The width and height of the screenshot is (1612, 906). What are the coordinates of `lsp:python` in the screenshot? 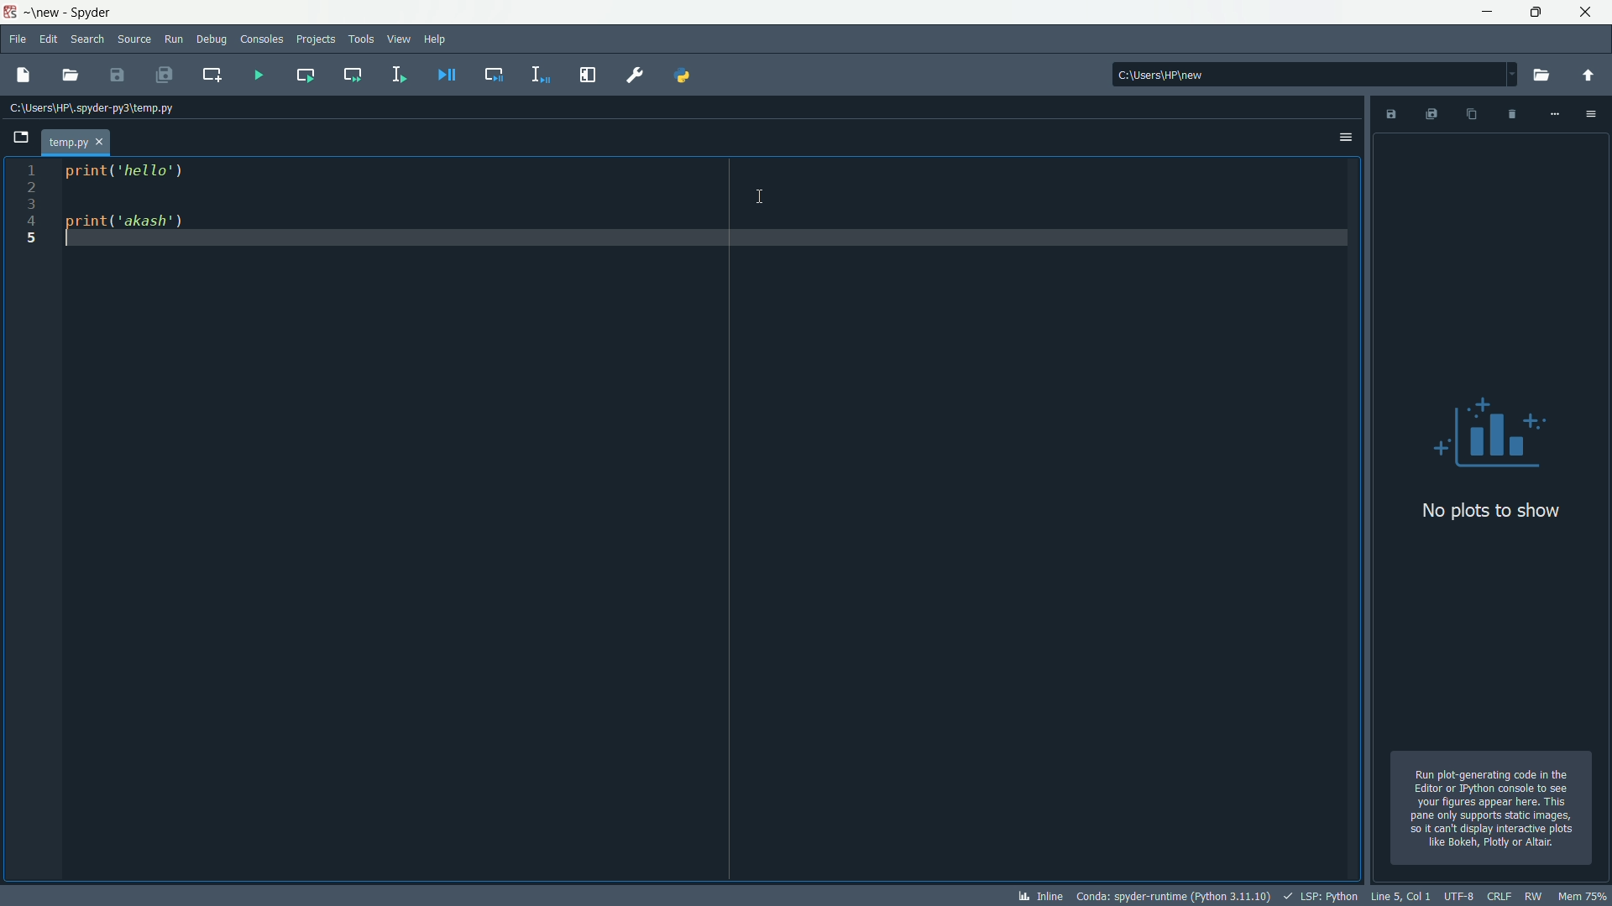 It's located at (1322, 897).